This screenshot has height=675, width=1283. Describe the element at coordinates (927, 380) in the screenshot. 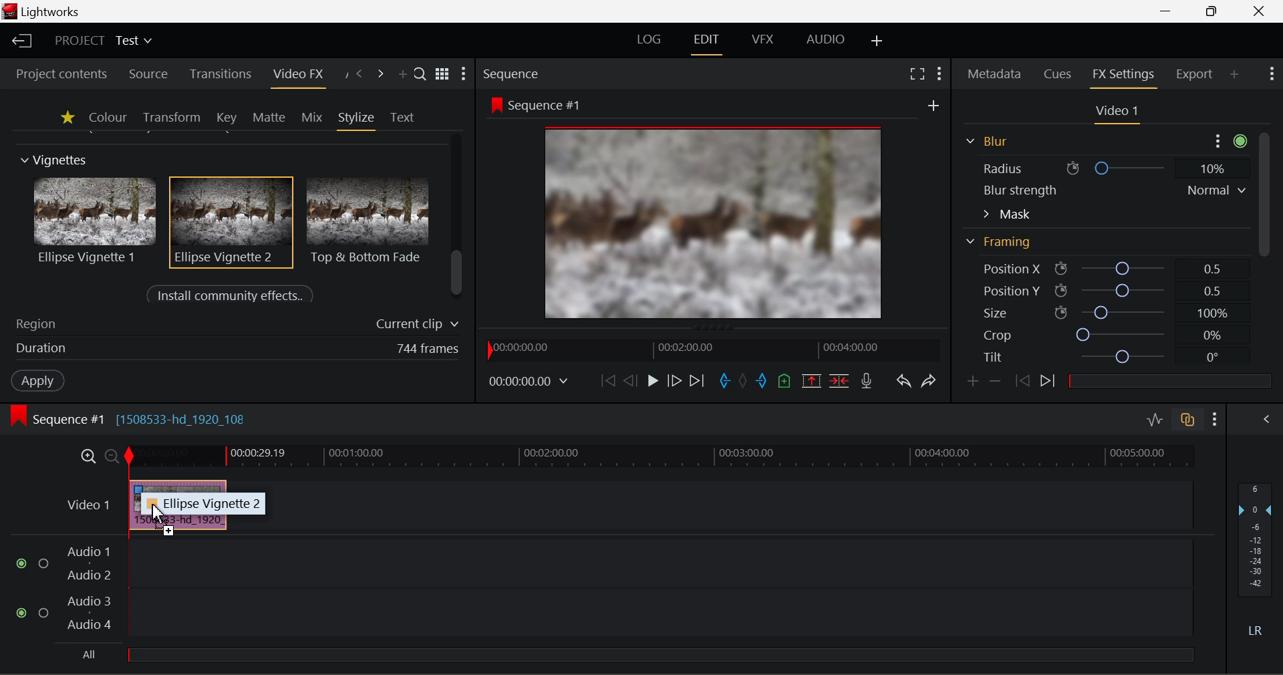

I see `Redo` at that location.